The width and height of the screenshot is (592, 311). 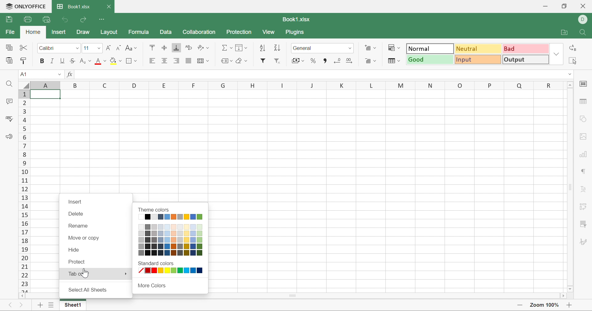 What do you see at coordinates (23, 266) in the screenshot?
I see `21` at bounding box center [23, 266].